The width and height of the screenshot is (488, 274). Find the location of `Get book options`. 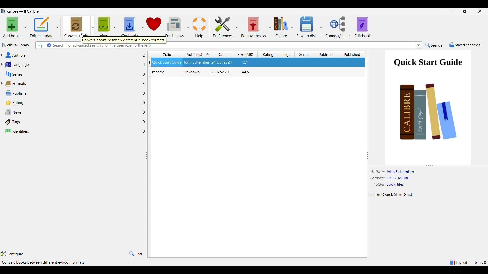

Get book options is located at coordinates (142, 27).